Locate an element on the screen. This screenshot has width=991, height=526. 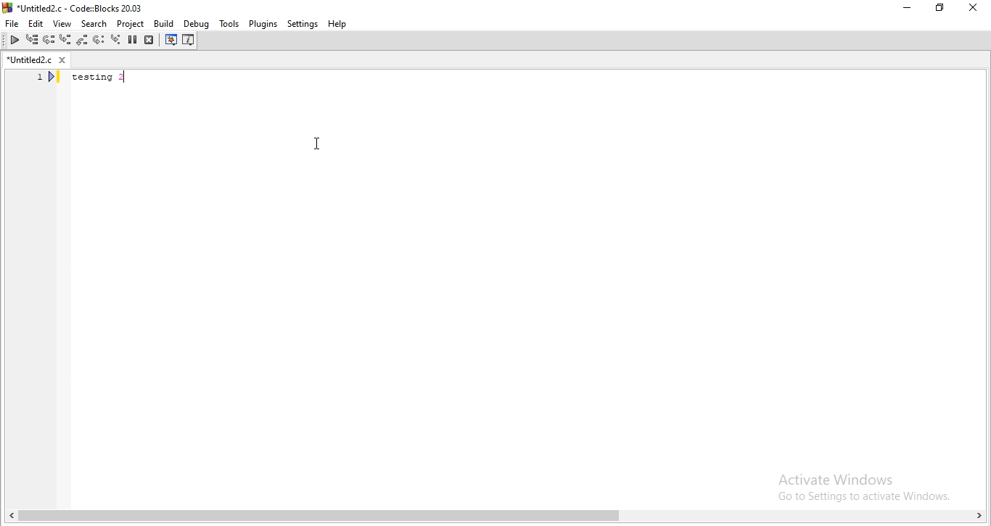
cursor is located at coordinates (318, 143).